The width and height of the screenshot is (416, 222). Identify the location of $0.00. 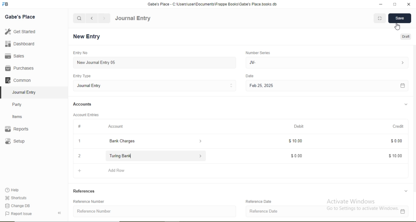
(396, 141).